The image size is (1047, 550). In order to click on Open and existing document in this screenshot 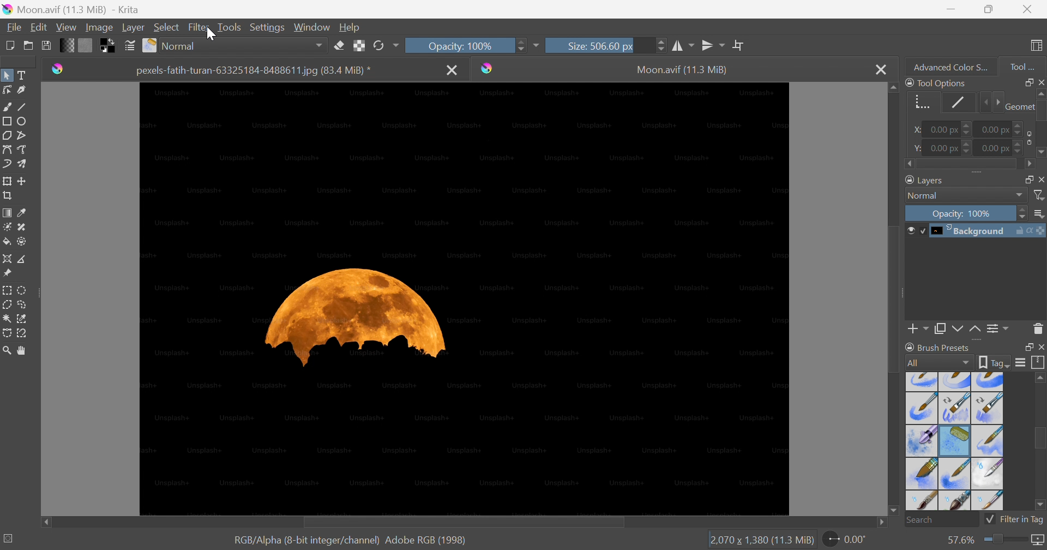, I will do `click(29, 45)`.